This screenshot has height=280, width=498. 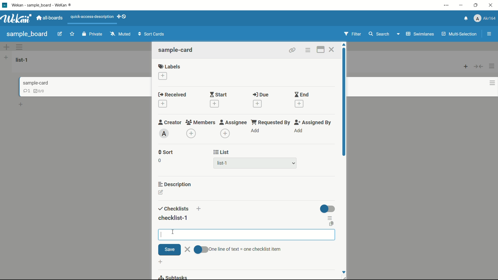 I want to click on assigned by, so click(x=312, y=123).